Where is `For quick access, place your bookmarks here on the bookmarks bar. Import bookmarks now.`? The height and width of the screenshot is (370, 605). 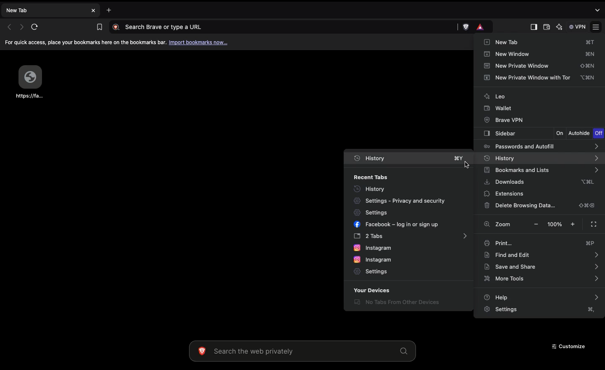 For quick access, place your bookmarks here on the bookmarks bar. Import bookmarks now. is located at coordinates (118, 42).